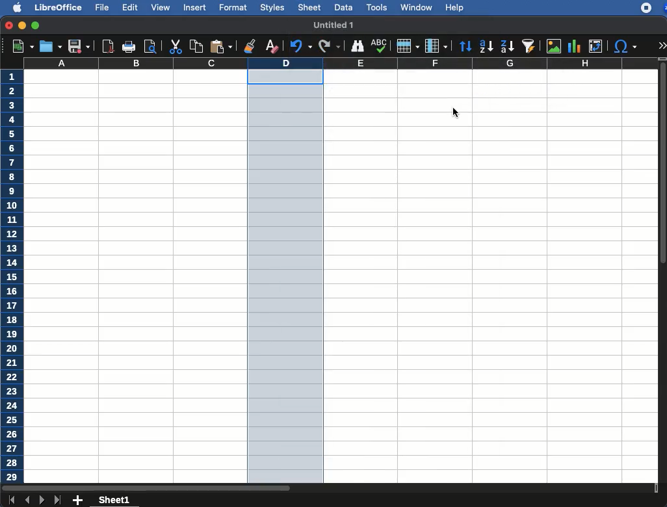 The height and width of the screenshot is (507, 667). Describe the element at coordinates (333, 24) in the screenshot. I see `untitled 1` at that location.